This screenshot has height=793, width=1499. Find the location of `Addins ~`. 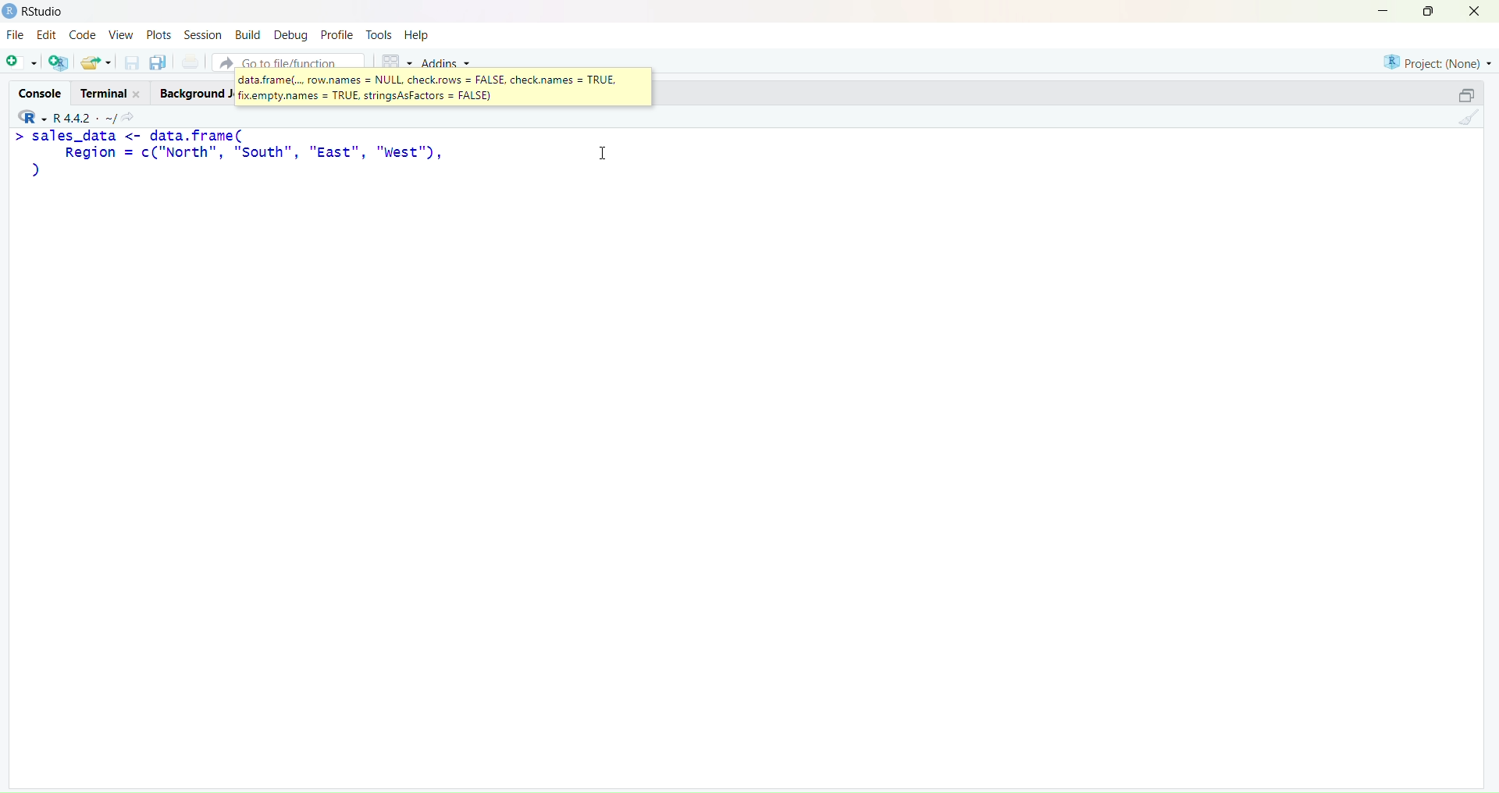

Addins ~ is located at coordinates (447, 63).